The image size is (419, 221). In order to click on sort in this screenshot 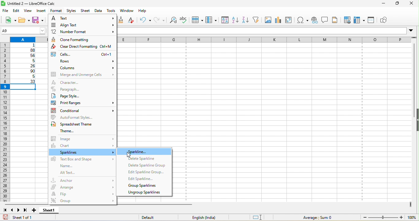, I will do `click(224, 21)`.